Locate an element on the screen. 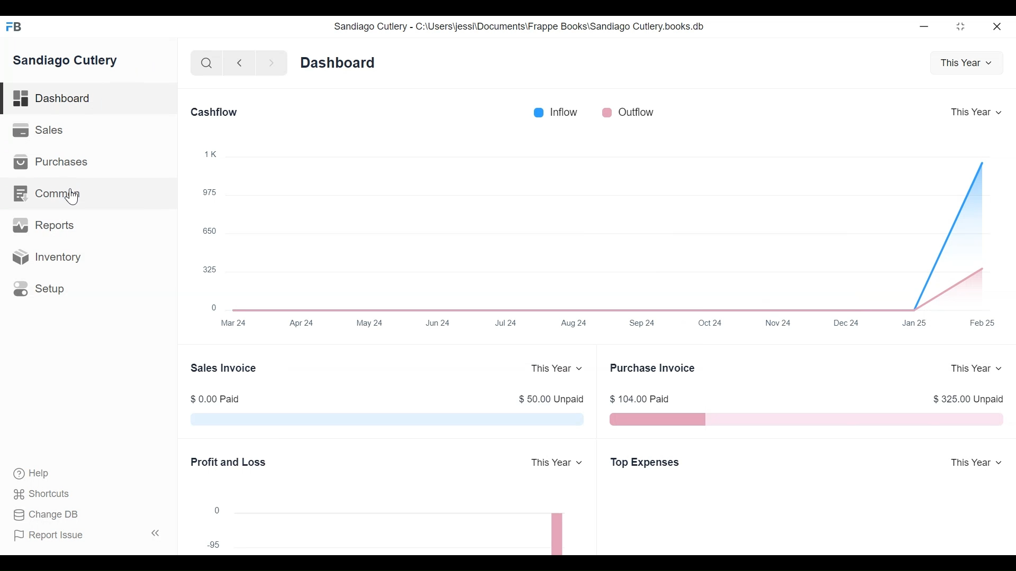 This screenshot has height=571, width=1016. $0.00 Paid is located at coordinates (216, 399).